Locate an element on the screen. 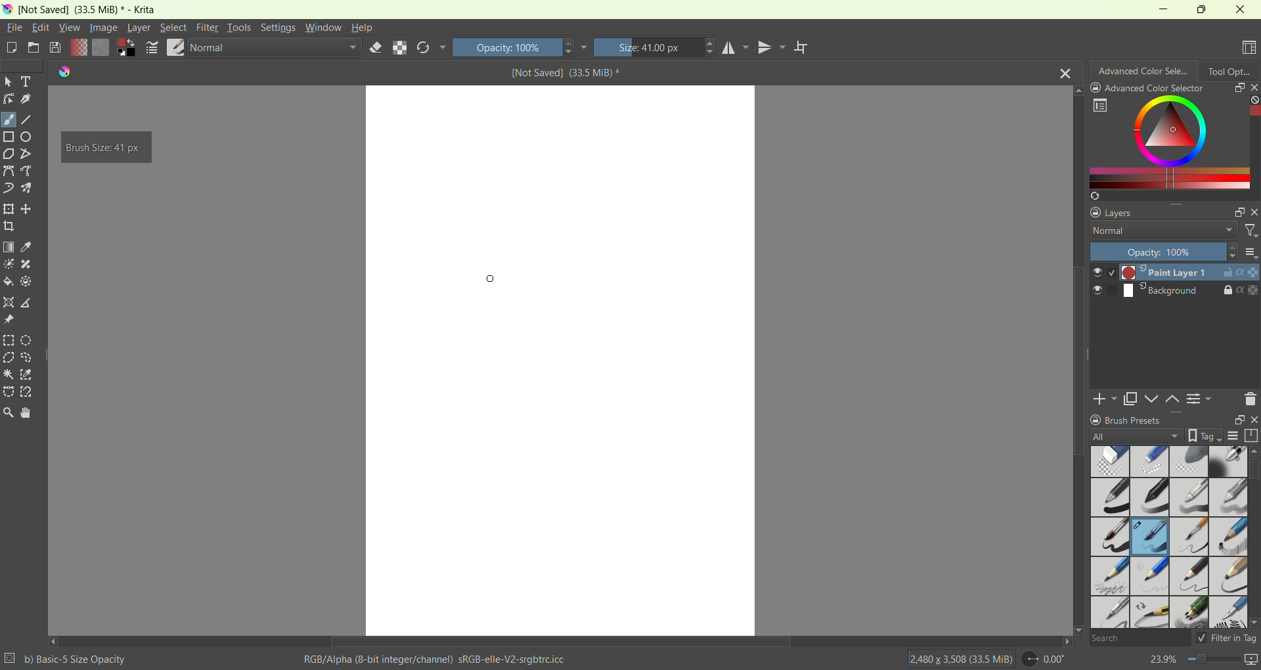  pencil 2b is located at coordinates (1108, 577).